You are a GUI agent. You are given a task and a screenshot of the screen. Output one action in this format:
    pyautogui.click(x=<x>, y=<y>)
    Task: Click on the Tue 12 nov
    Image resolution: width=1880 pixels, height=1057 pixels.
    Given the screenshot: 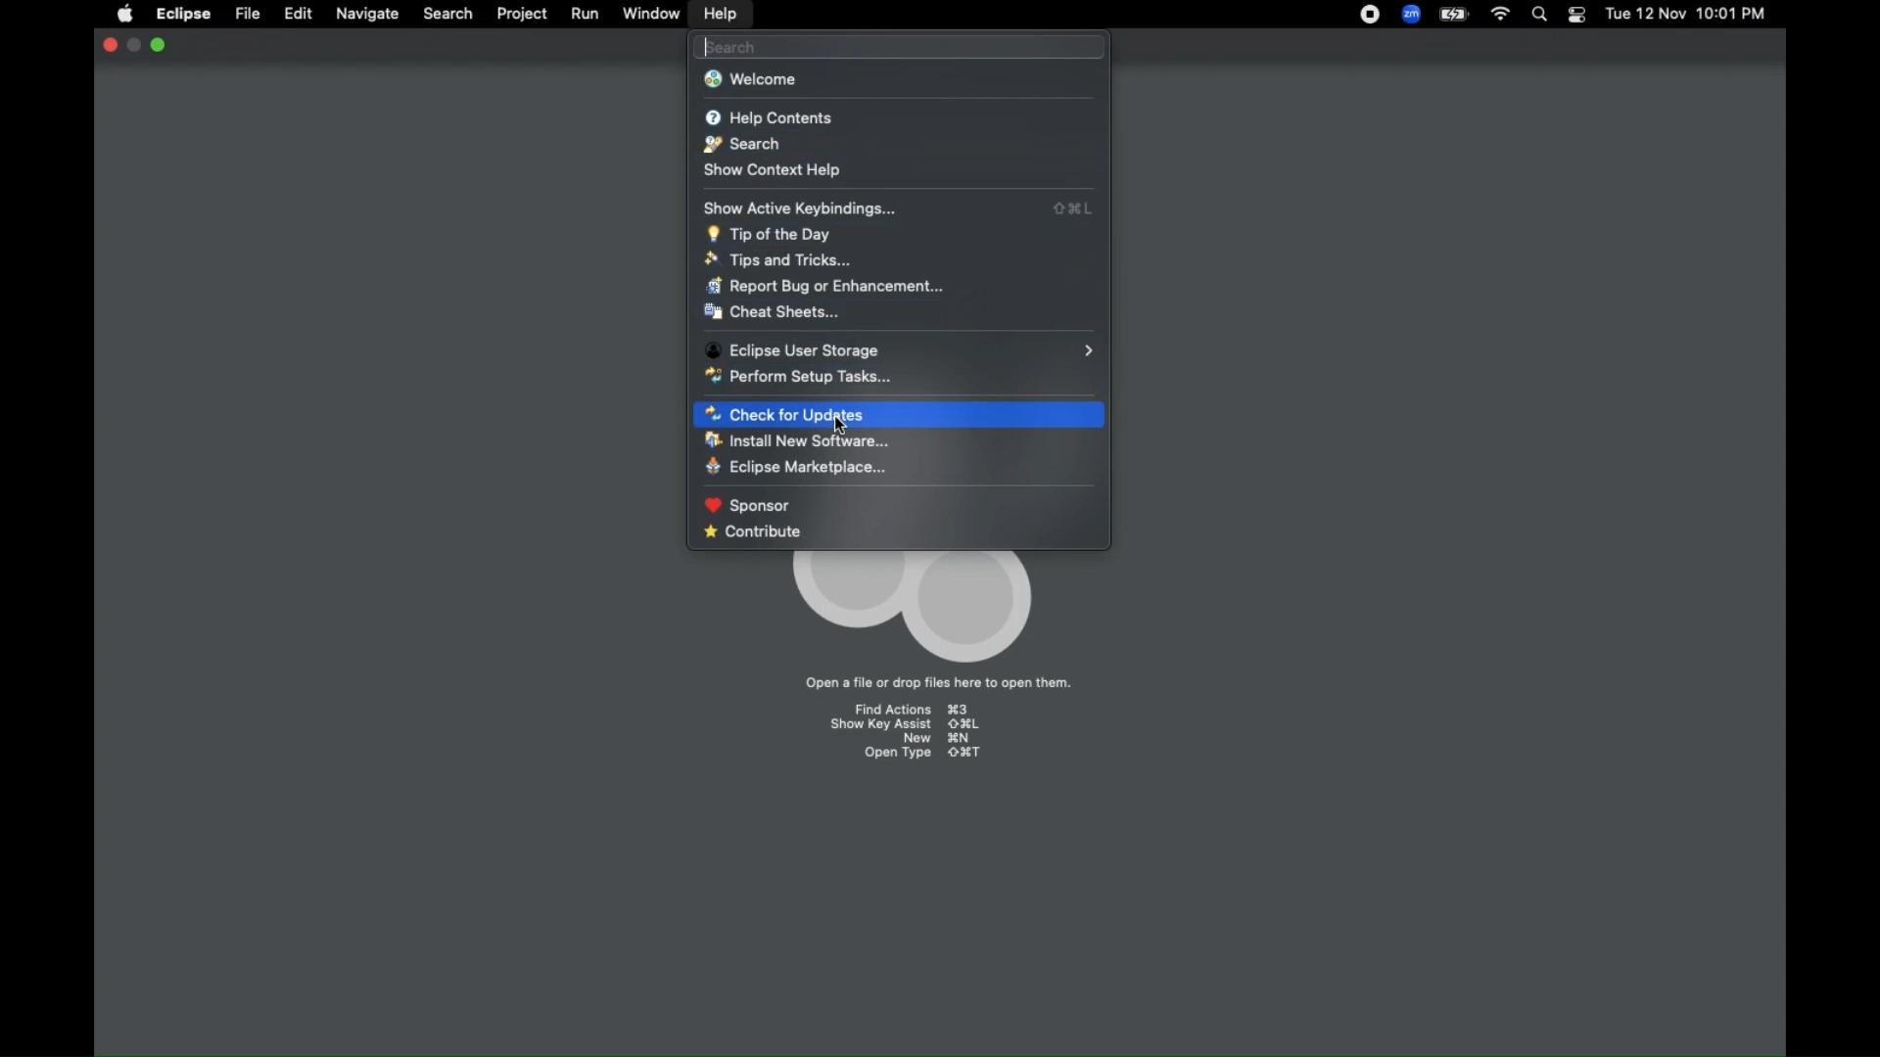 What is the action you would take?
    pyautogui.click(x=1642, y=16)
    